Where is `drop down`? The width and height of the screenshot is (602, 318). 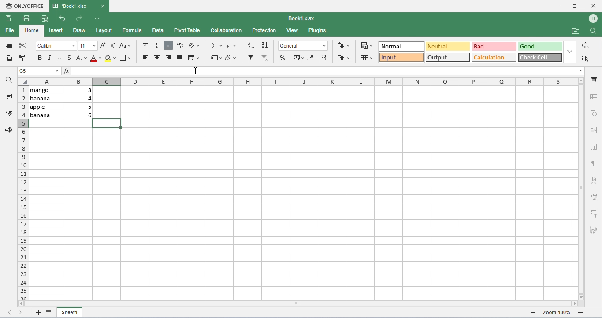 drop down is located at coordinates (569, 52).